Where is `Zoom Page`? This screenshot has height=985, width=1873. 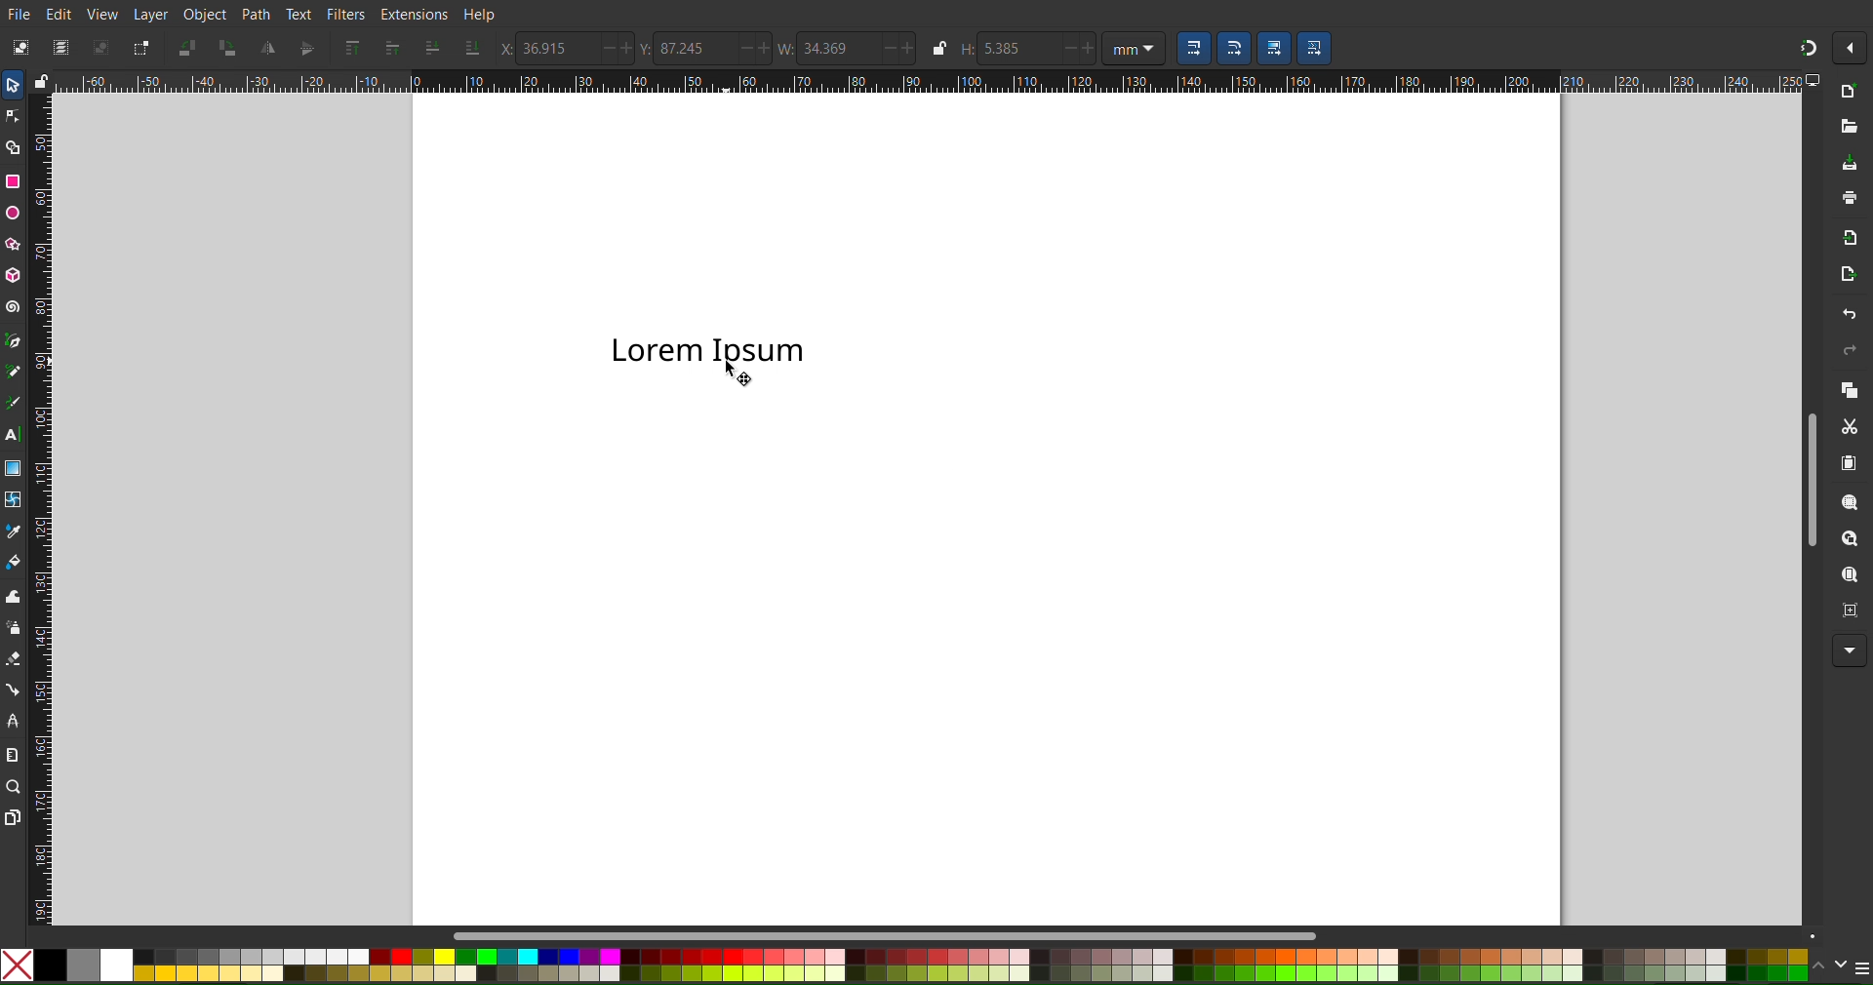 Zoom Page is located at coordinates (1843, 576).